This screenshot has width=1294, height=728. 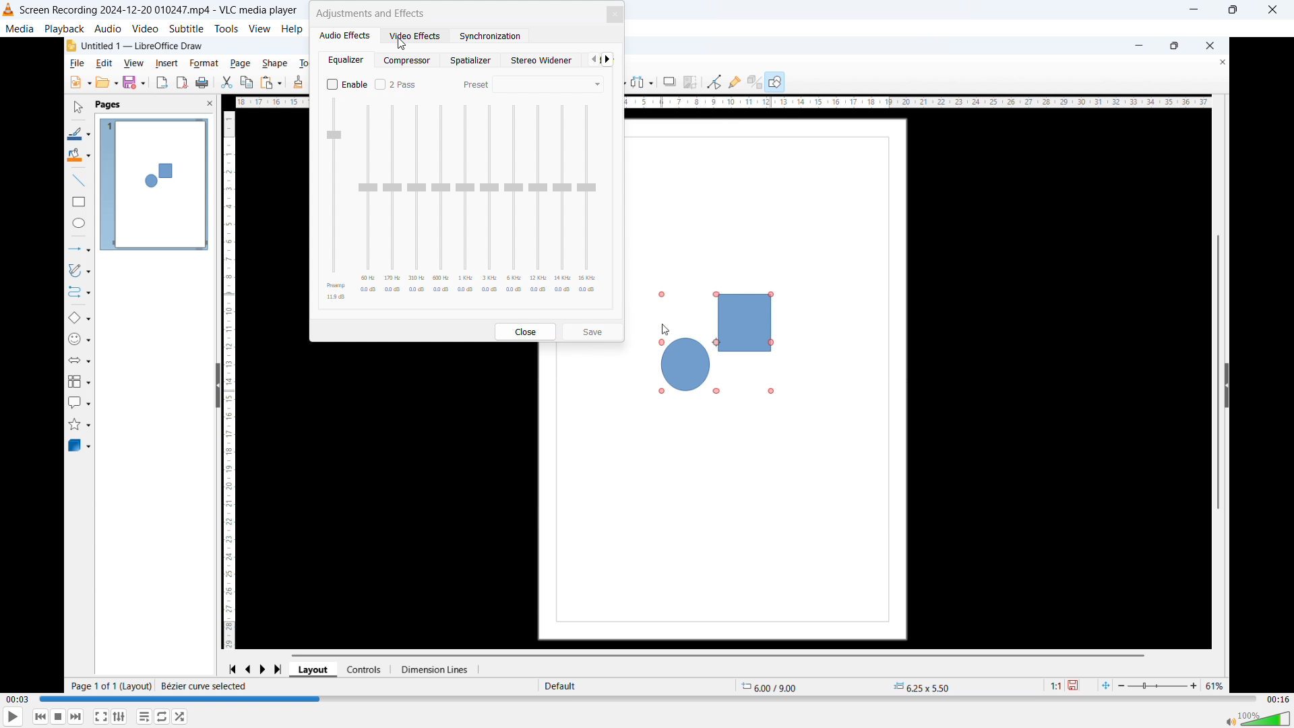 What do you see at coordinates (19, 700) in the screenshot?
I see `Time elapsed` at bounding box center [19, 700].